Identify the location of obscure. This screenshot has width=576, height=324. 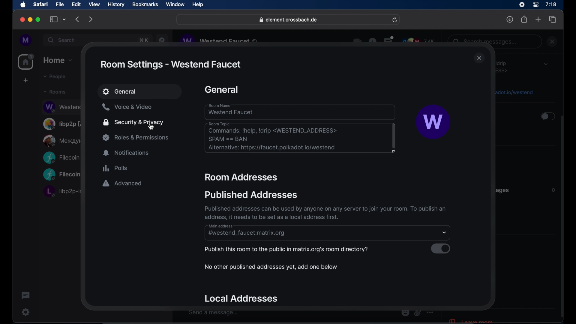
(143, 40).